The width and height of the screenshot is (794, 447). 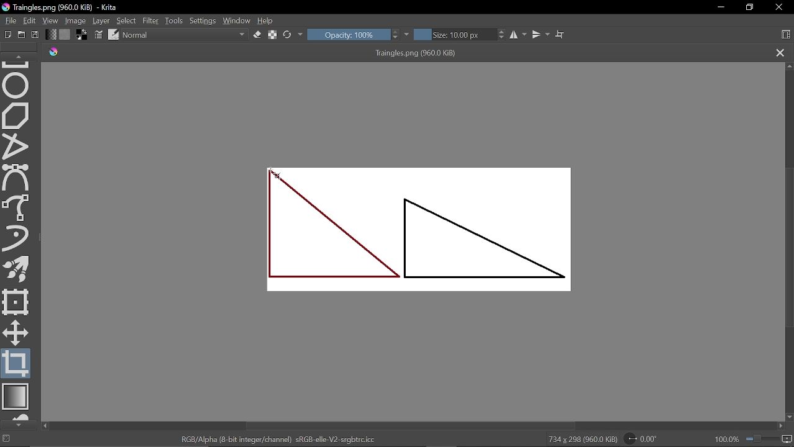 I want to click on Save, so click(x=36, y=35).